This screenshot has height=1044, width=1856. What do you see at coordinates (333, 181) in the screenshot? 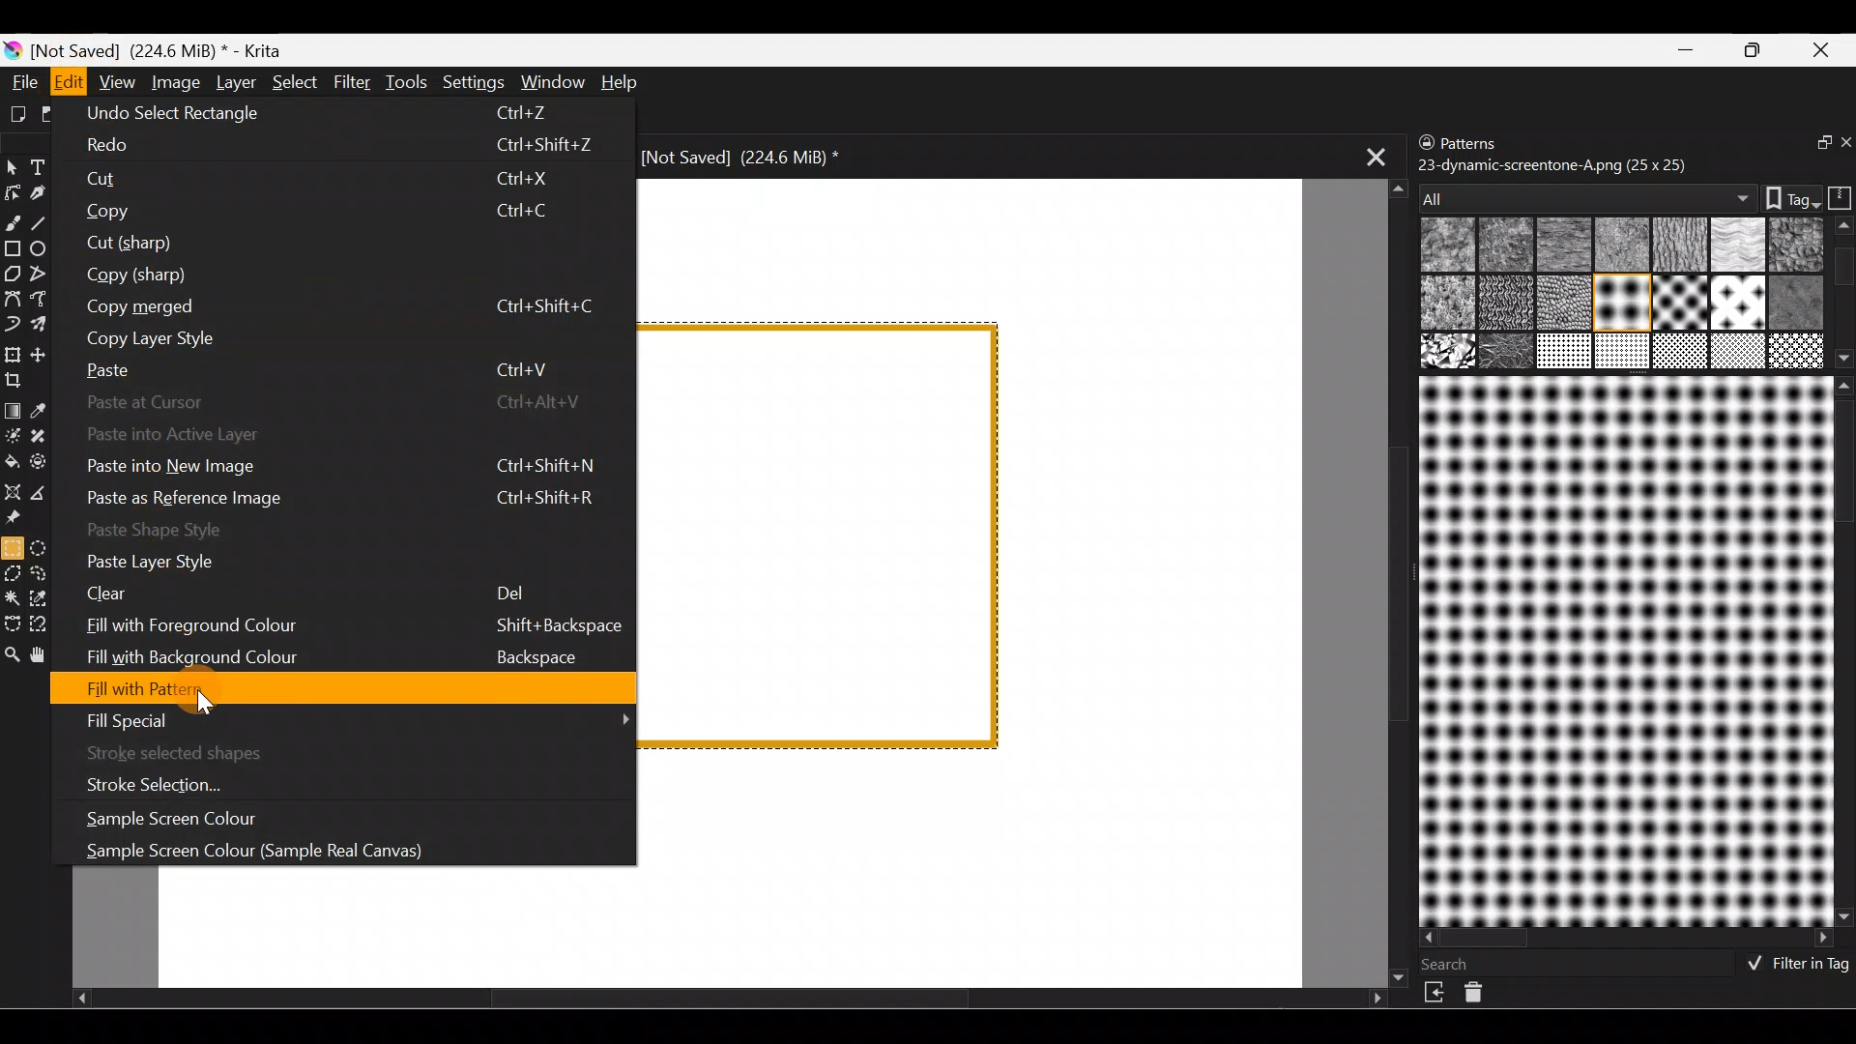
I see `Cut` at bounding box center [333, 181].